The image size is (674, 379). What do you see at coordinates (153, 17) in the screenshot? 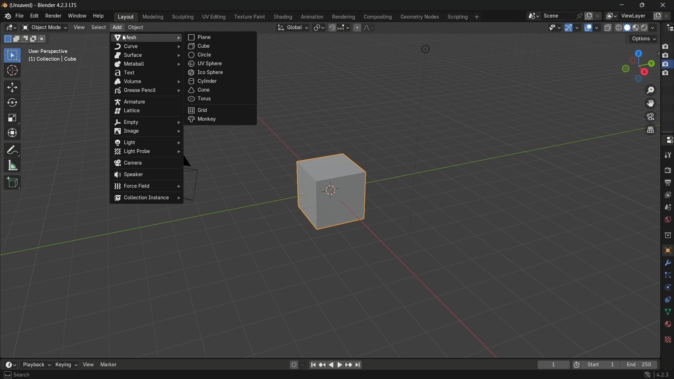
I see `modeling` at bounding box center [153, 17].